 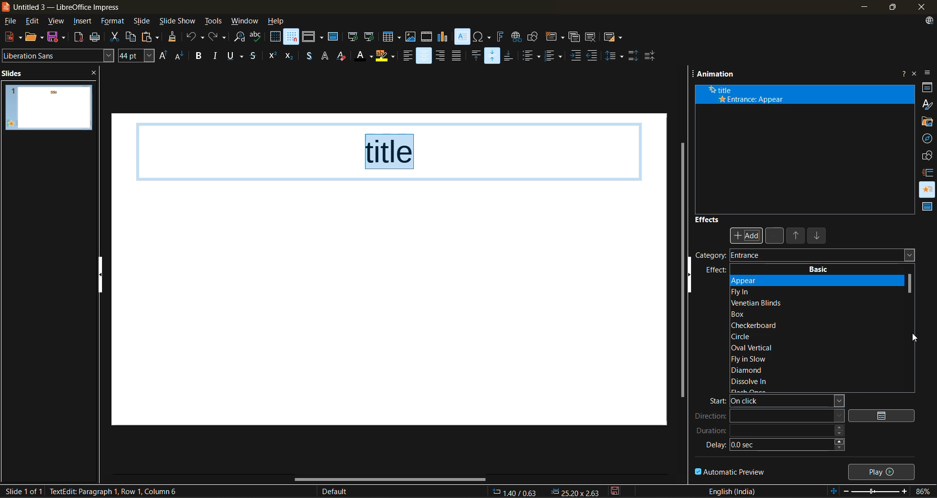 What do you see at coordinates (98, 37) in the screenshot?
I see `print` at bounding box center [98, 37].